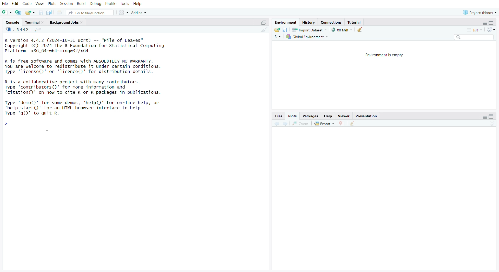  I want to click on terminal, so click(35, 22).